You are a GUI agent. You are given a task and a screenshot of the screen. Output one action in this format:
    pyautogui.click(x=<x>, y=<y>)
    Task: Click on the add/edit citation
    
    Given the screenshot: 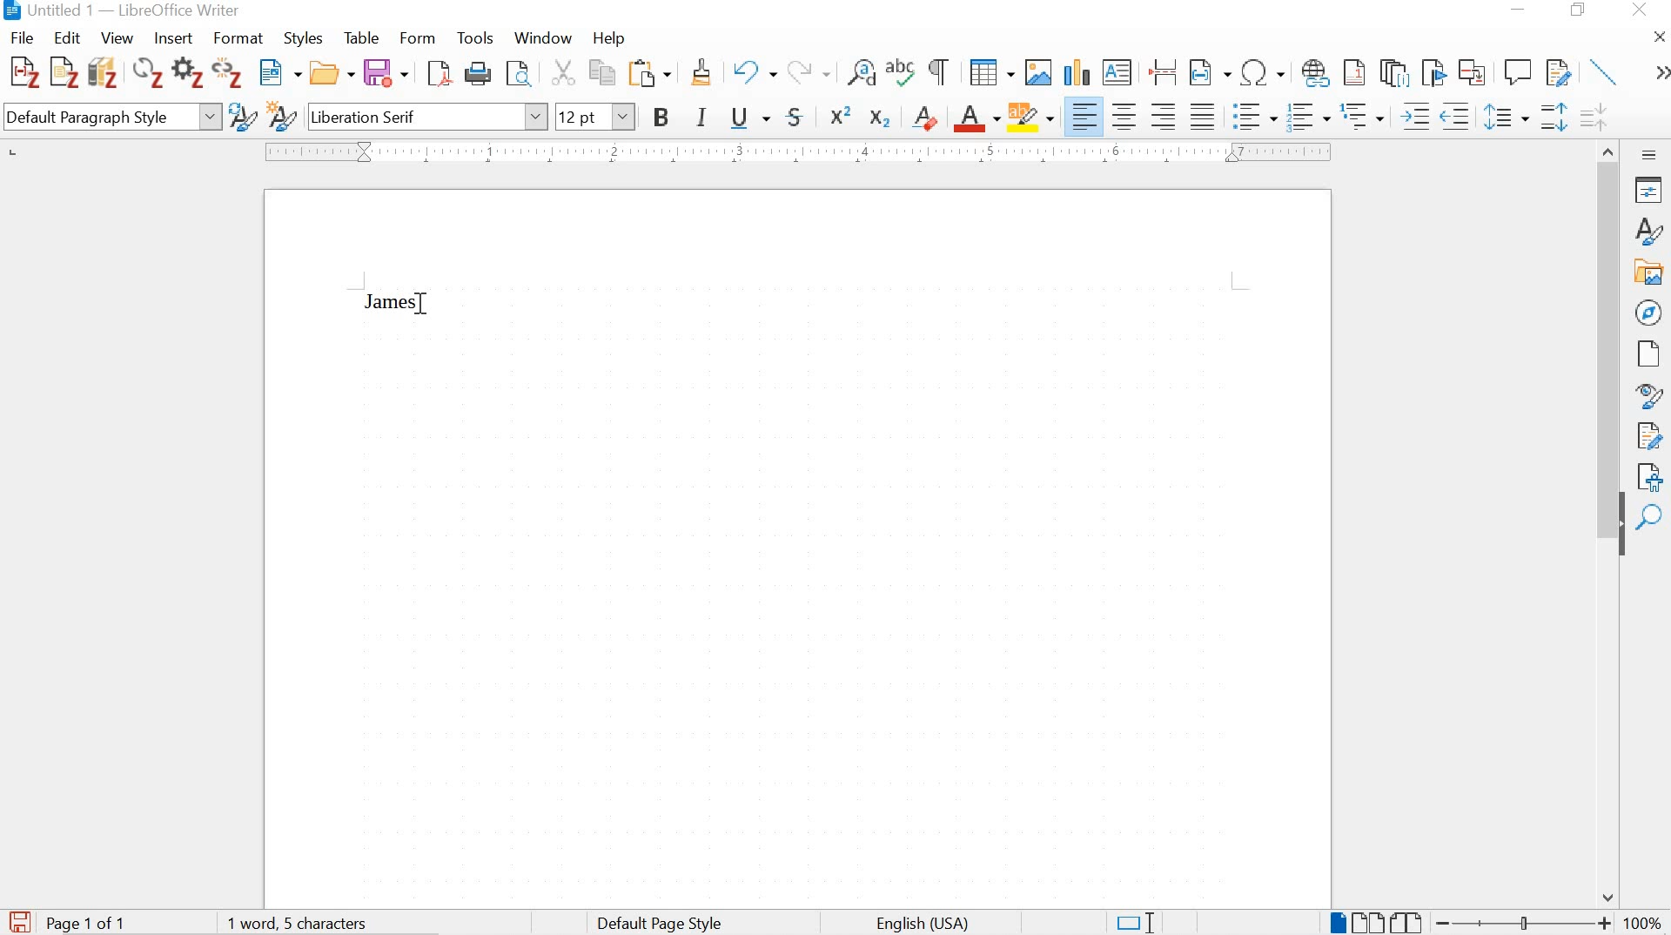 What is the action you would take?
    pyautogui.click(x=24, y=73)
    